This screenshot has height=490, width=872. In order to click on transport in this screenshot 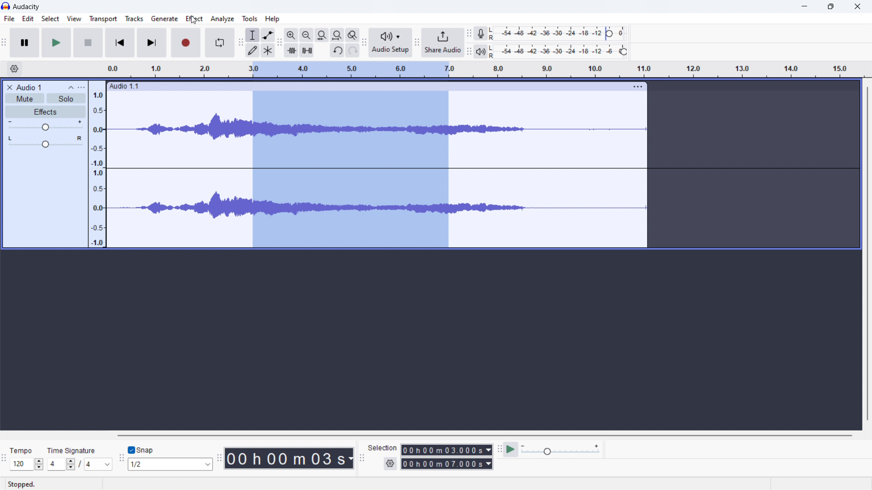, I will do `click(104, 19)`.